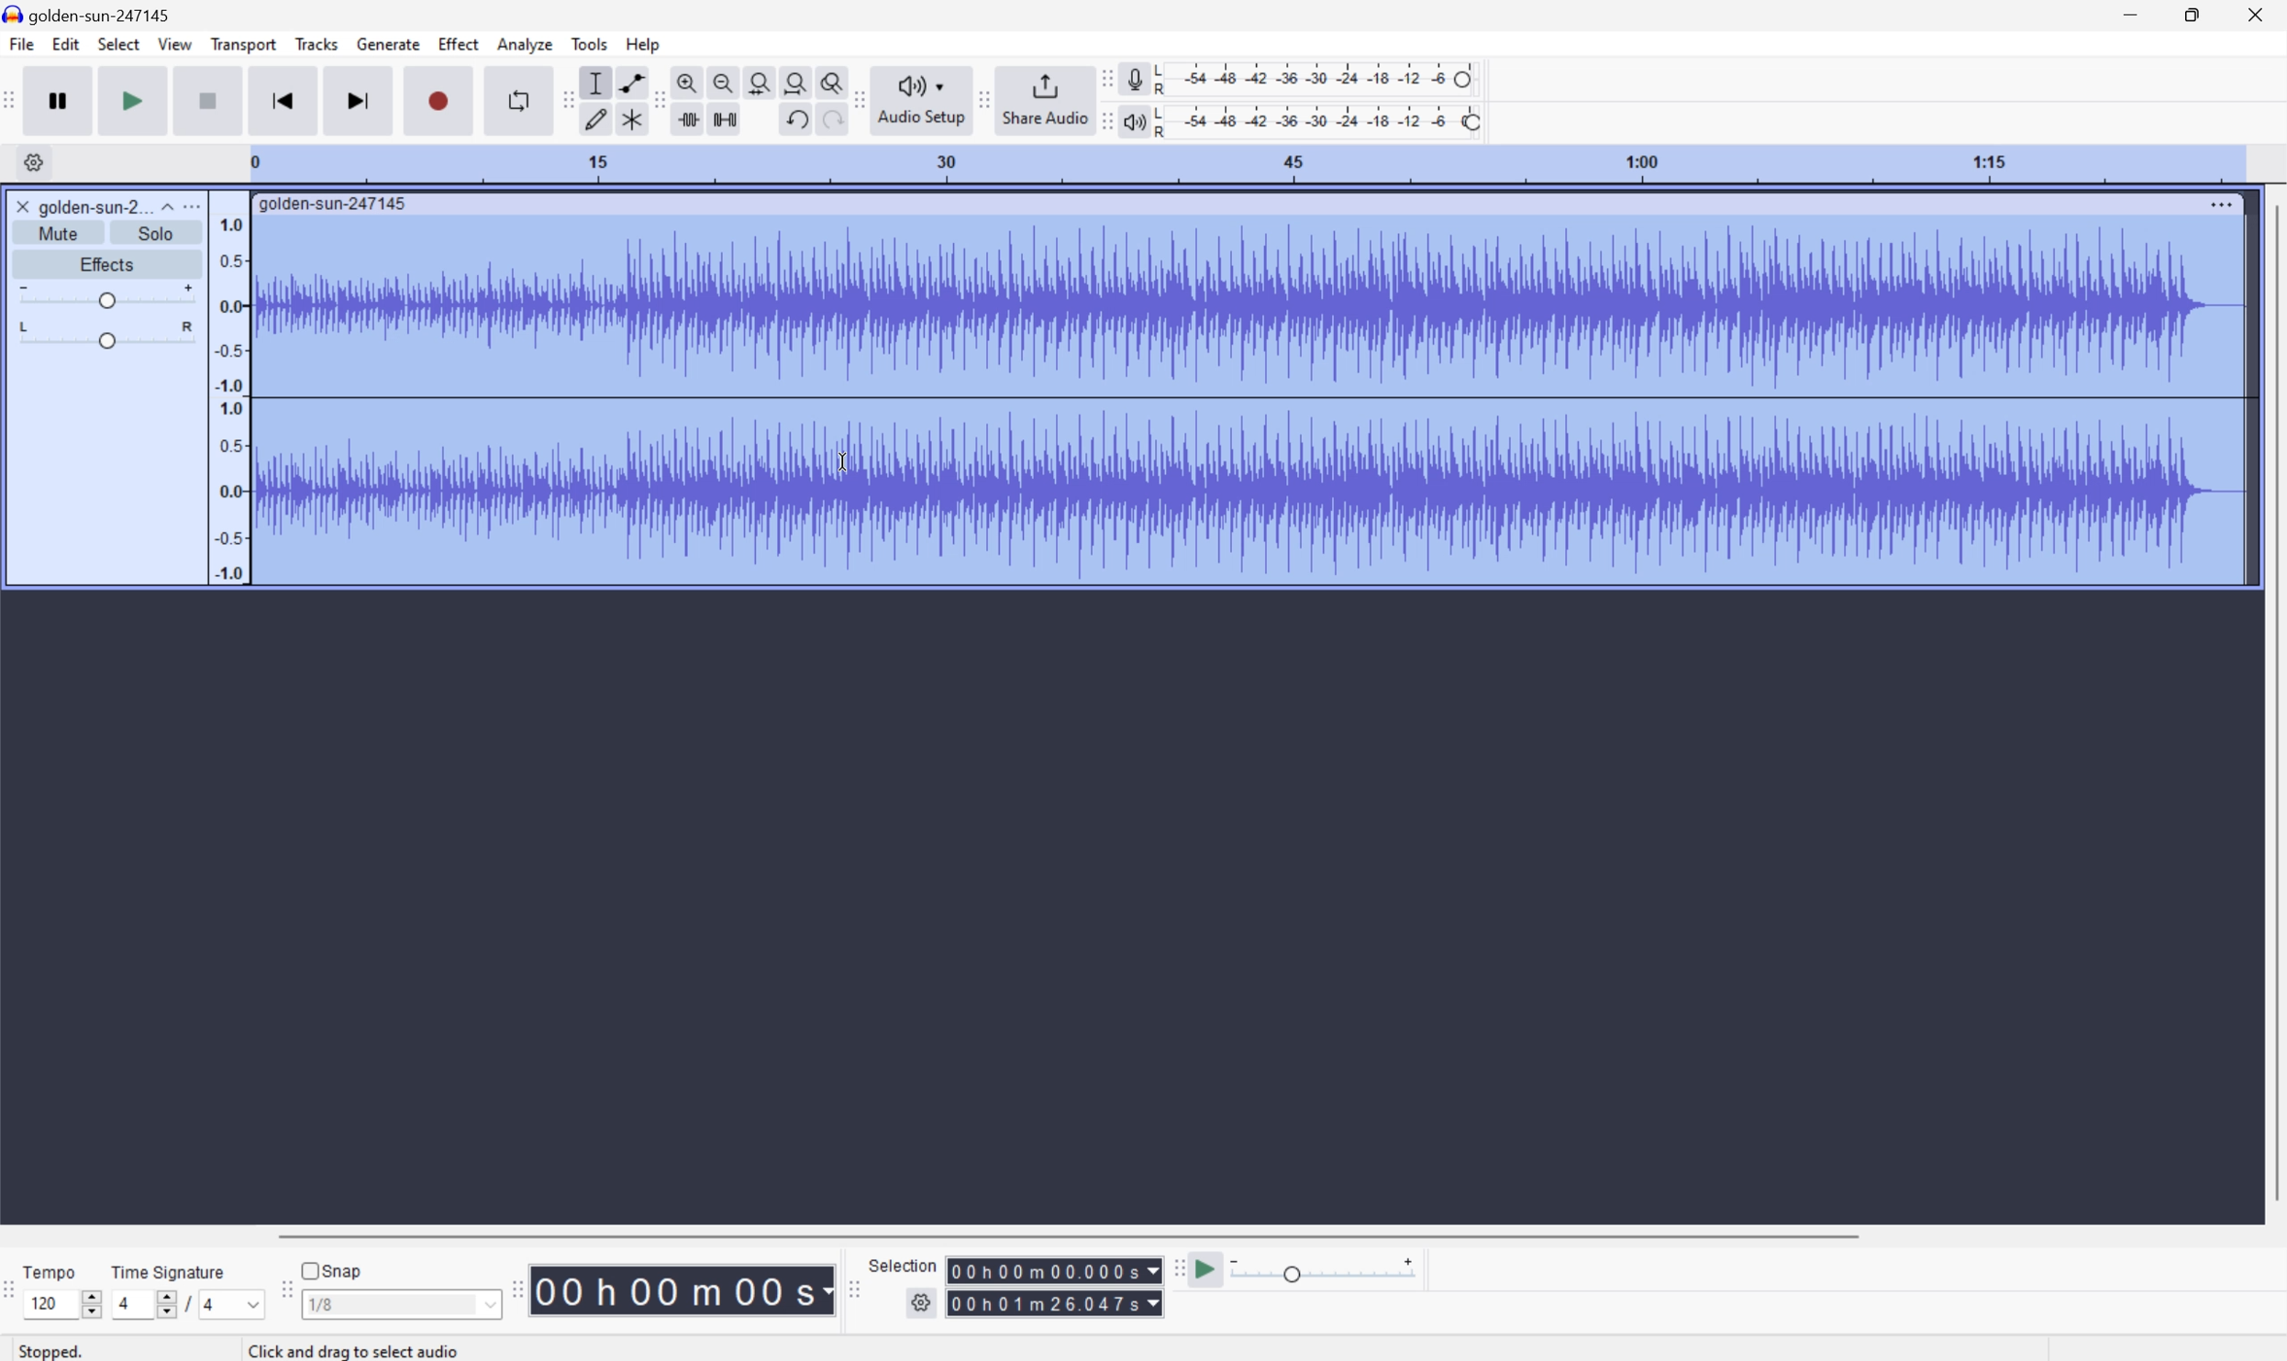  What do you see at coordinates (117, 44) in the screenshot?
I see `Select` at bounding box center [117, 44].